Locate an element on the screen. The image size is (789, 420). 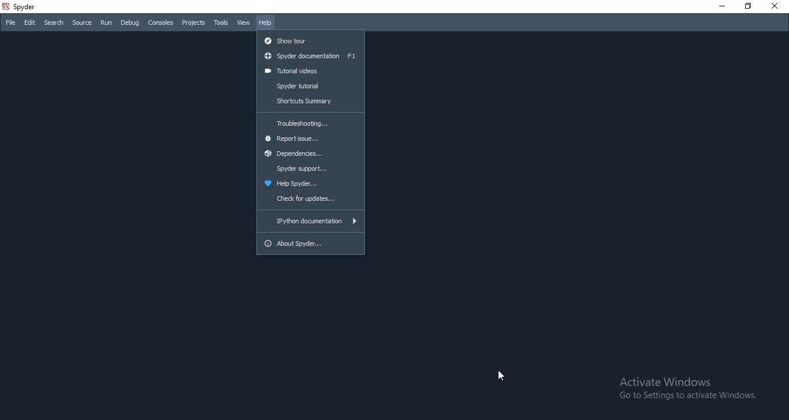
Troubleshooting is located at coordinates (311, 121).